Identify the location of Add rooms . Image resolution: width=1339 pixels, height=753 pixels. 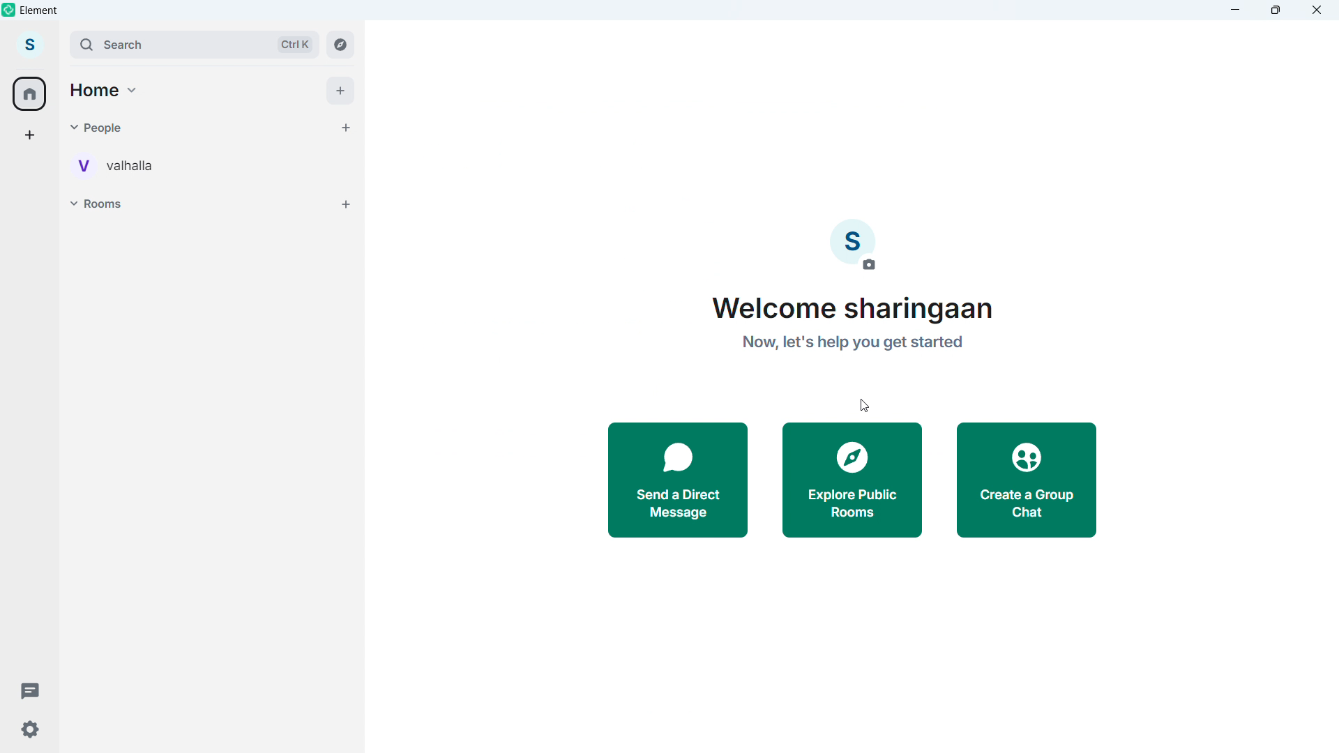
(347, 204).